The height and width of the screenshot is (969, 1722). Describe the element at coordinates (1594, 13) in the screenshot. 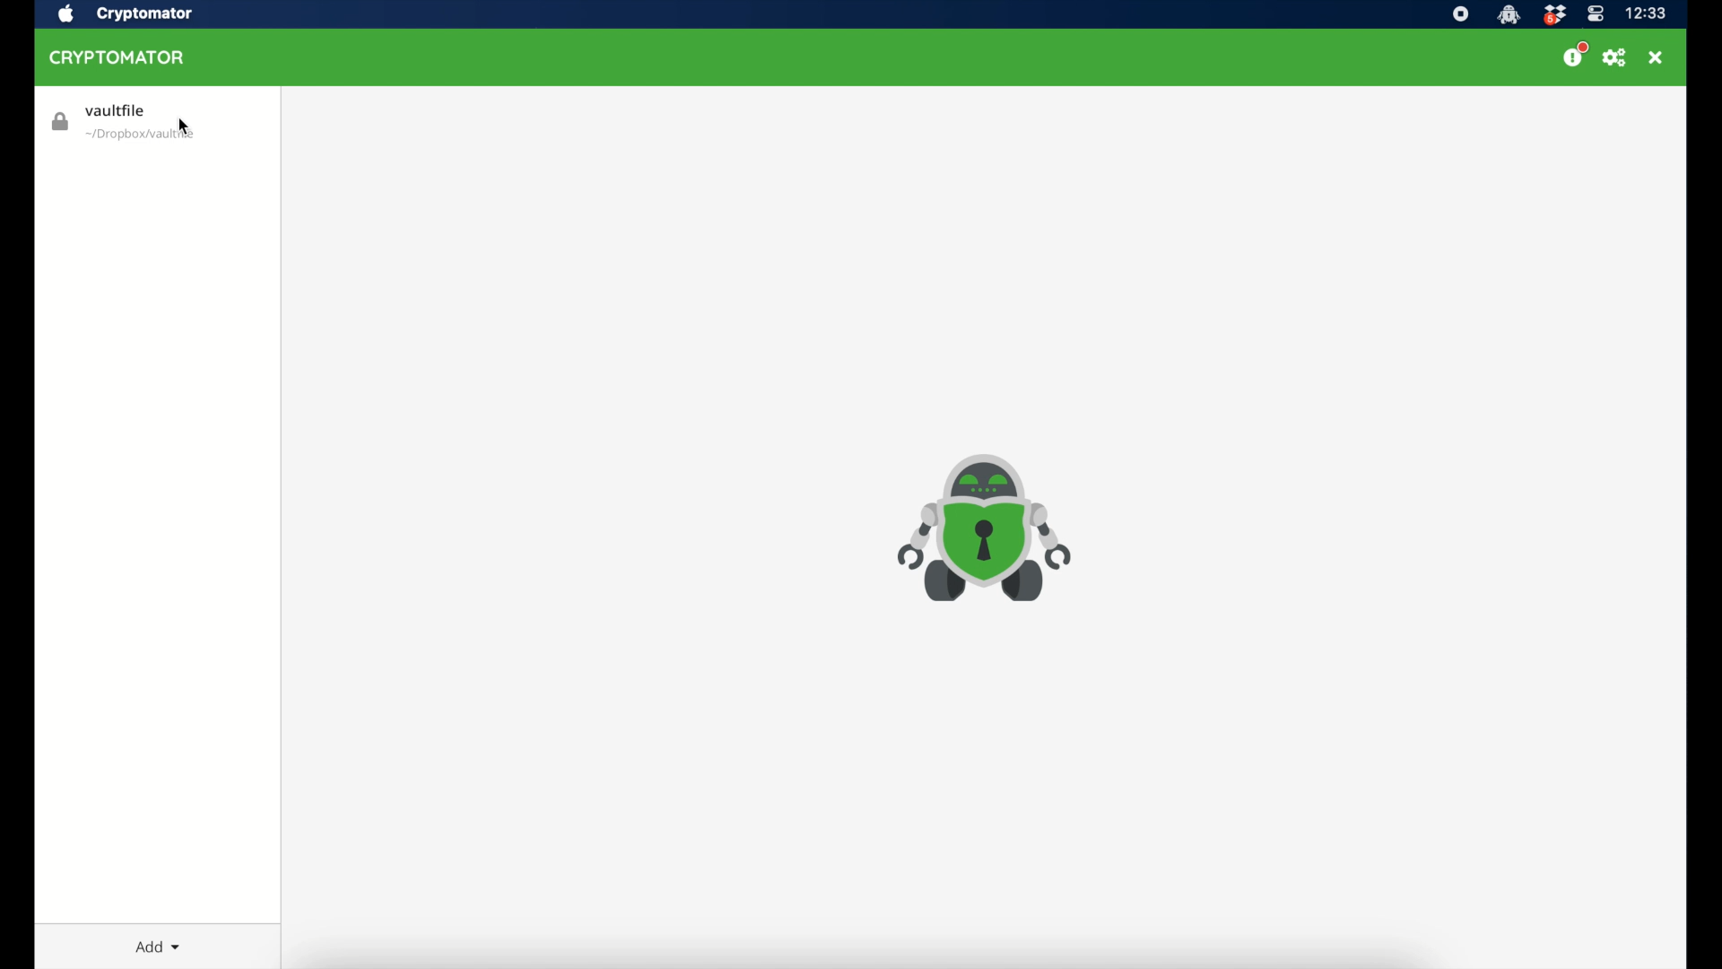

I see `control center` at that location.